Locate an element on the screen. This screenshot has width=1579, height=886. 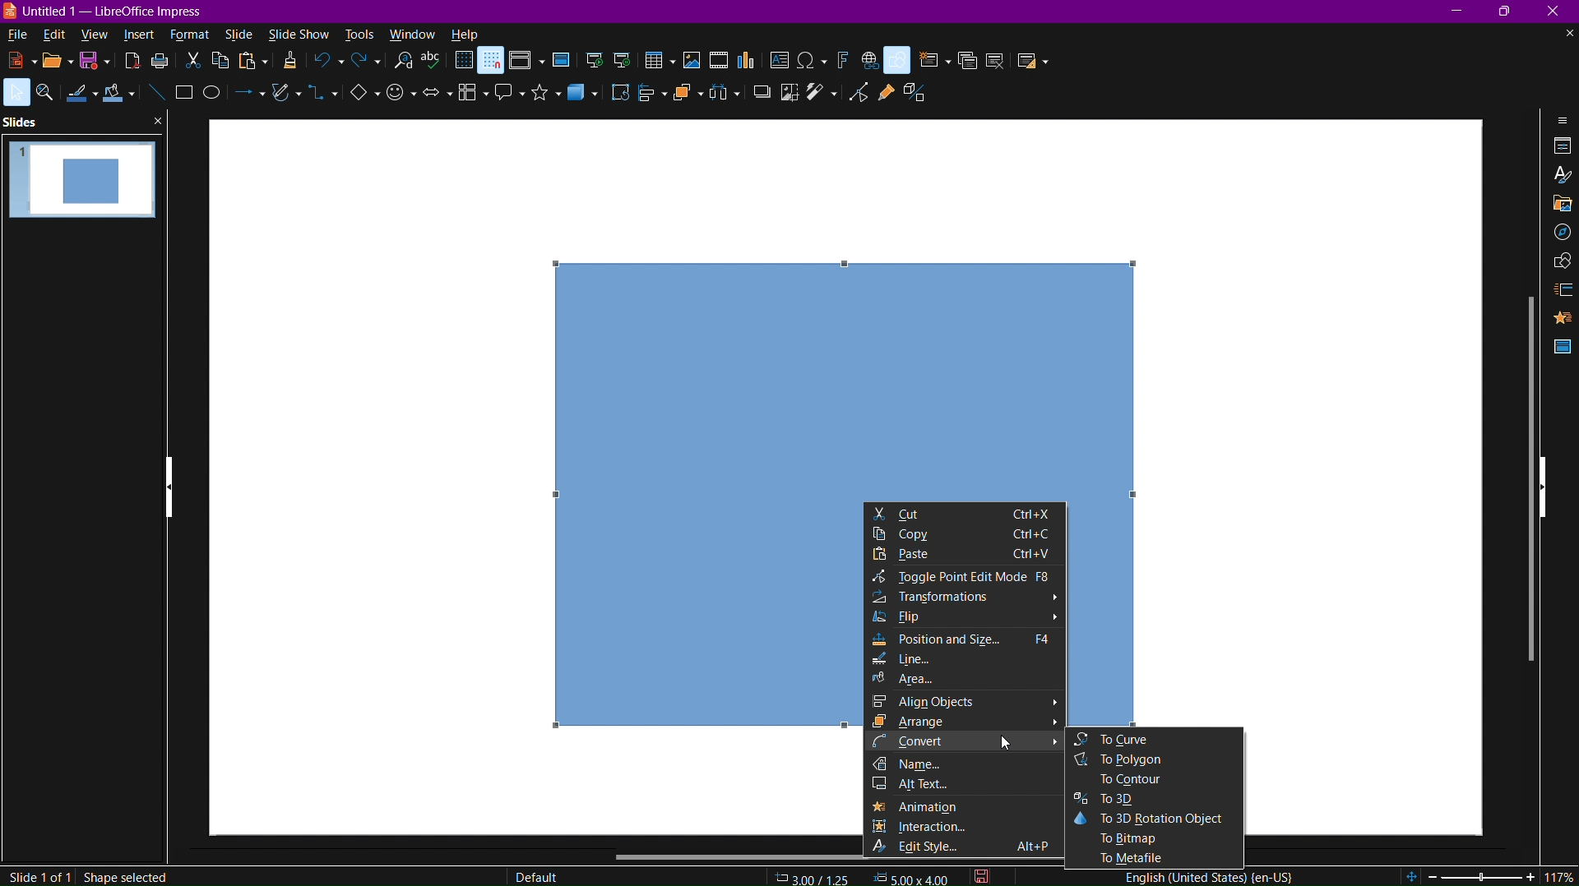
Styles is located at coordinates (1559, 176).